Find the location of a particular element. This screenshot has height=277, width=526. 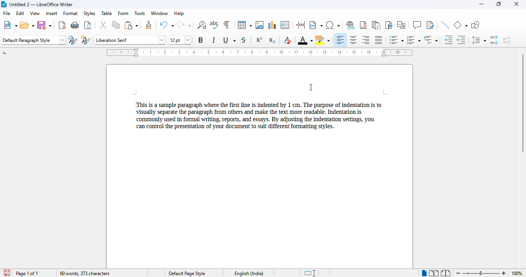

toggle print preview is located at coordinates (88, 25).